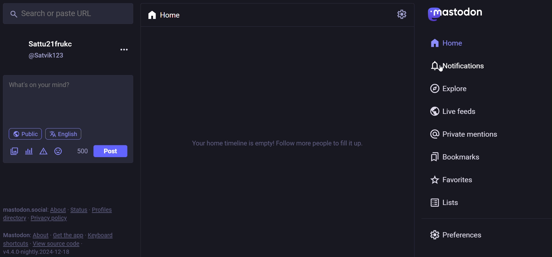  What do you see at coordinates (37, 251) in the screenshot?
I see `version` at bounding box center [37, 251].